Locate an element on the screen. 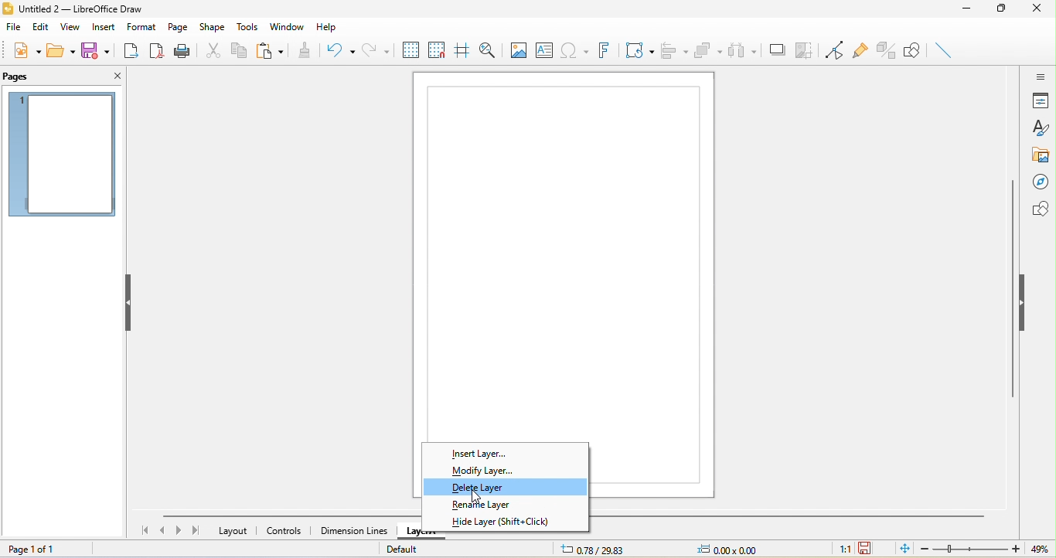 Image resolution: width=1056 pixels, height=558 pixels. transformation is located at coordinates (636, 52).